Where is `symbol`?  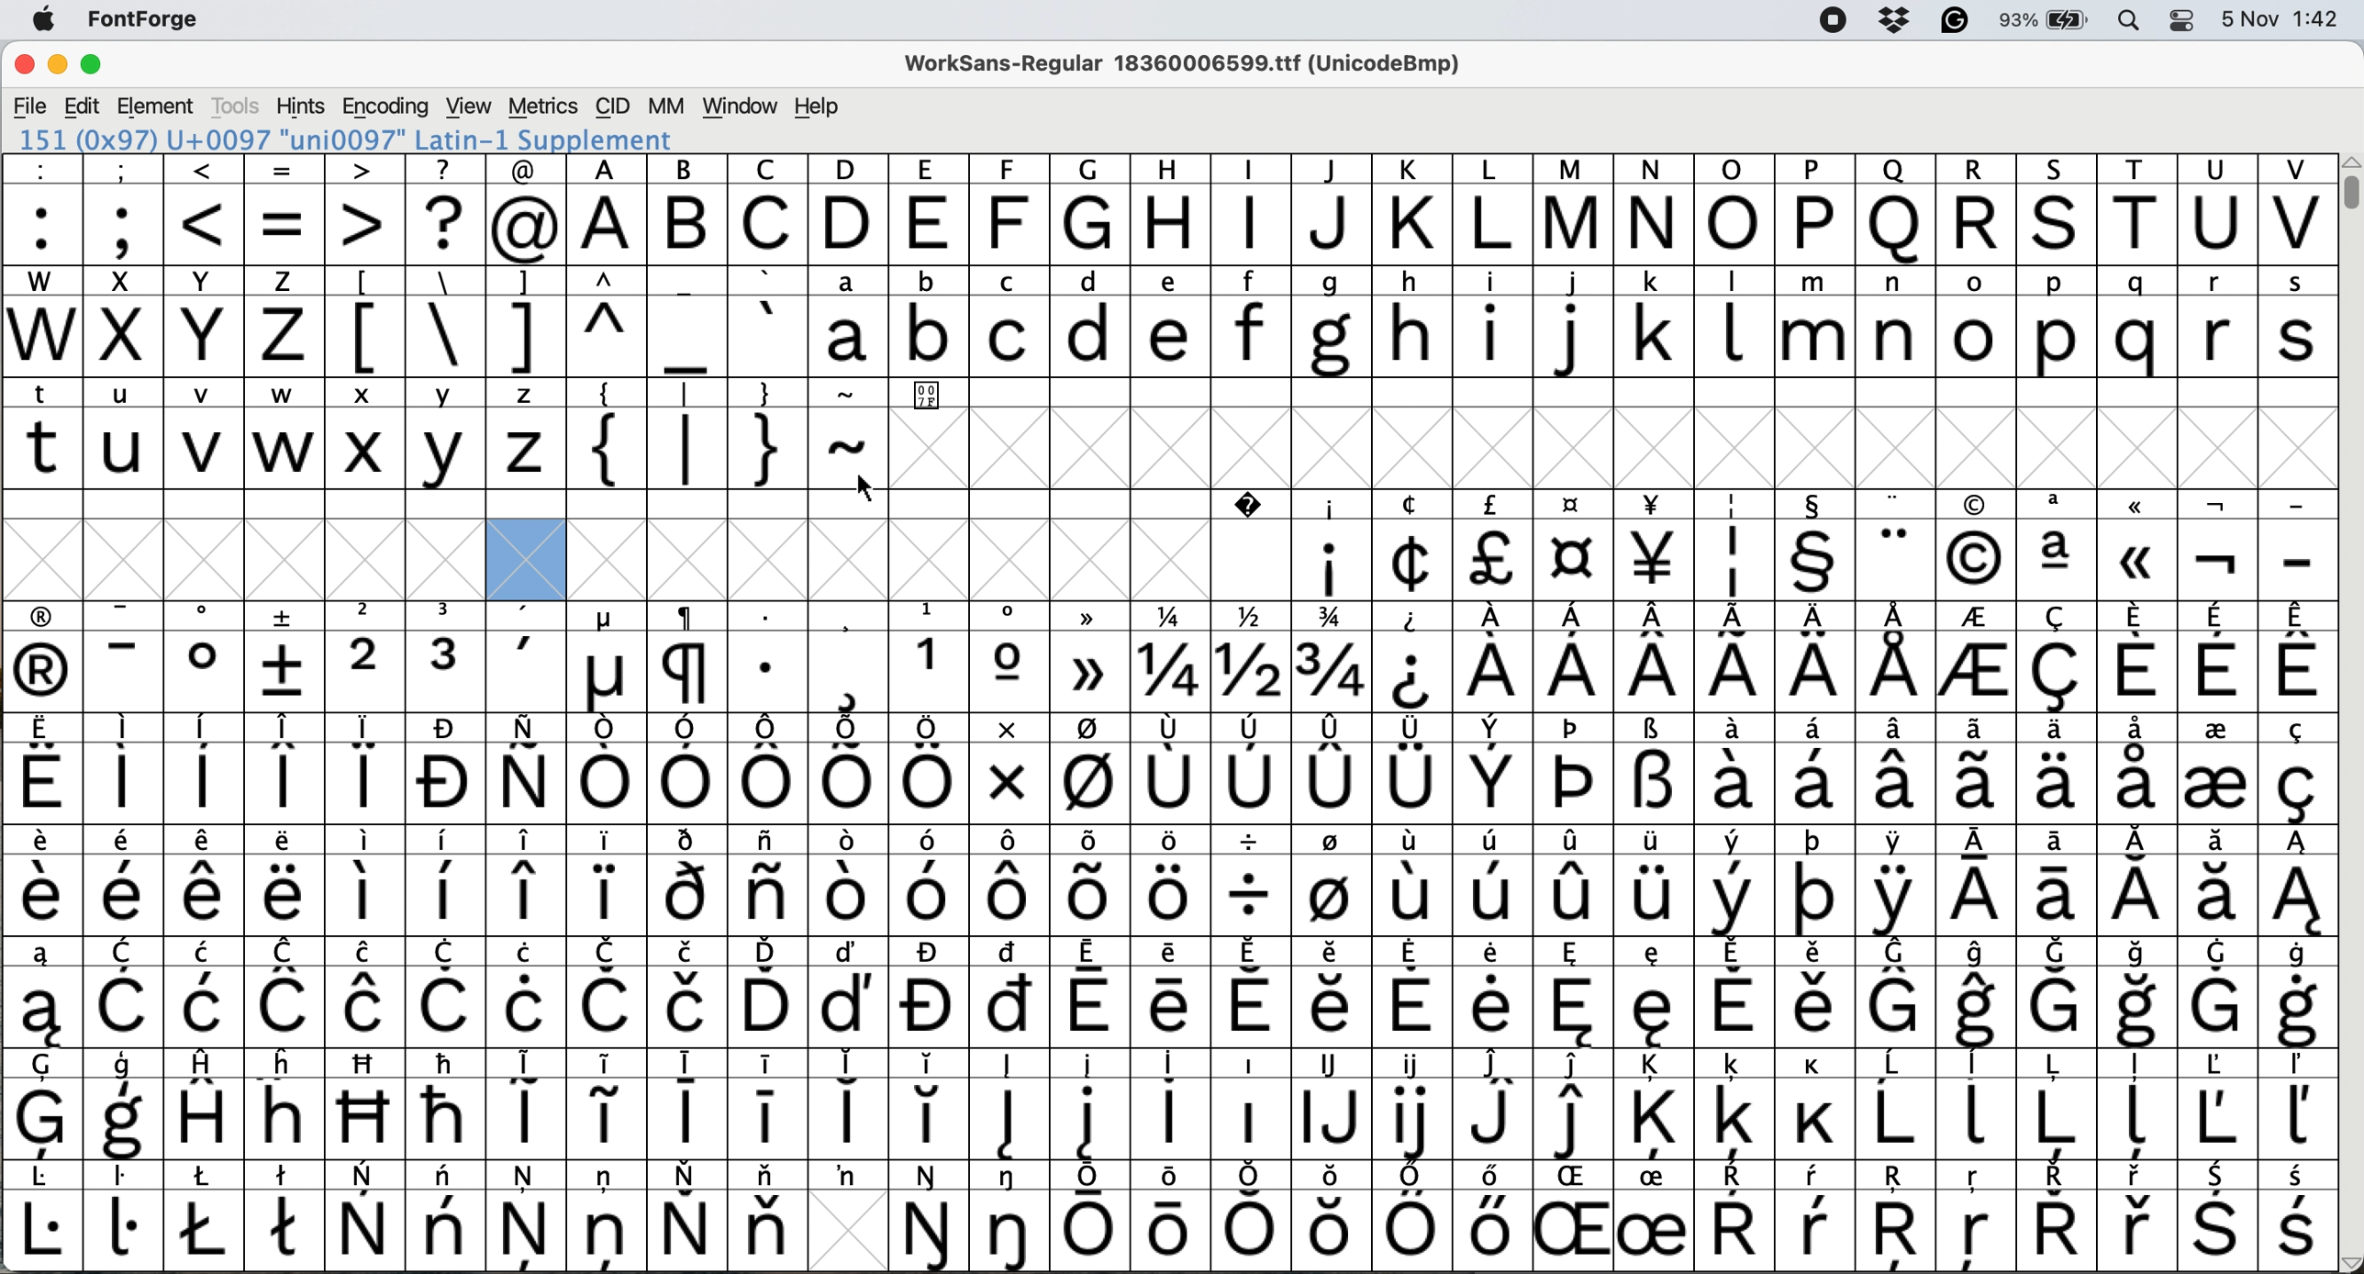 symbol is located at coordinates (2137, 656).